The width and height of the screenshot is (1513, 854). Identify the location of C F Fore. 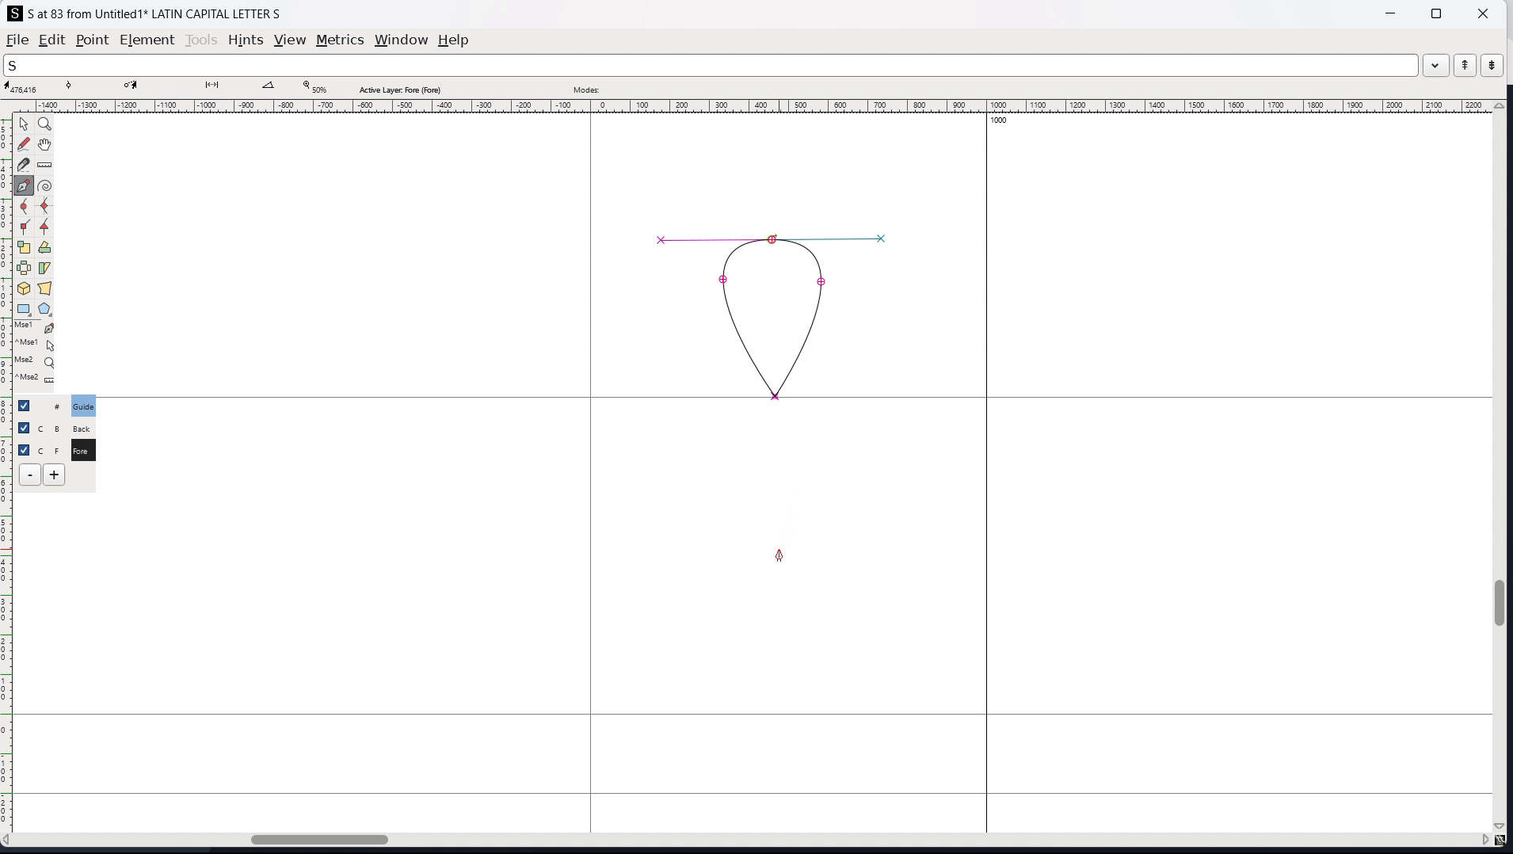
(82, 449).